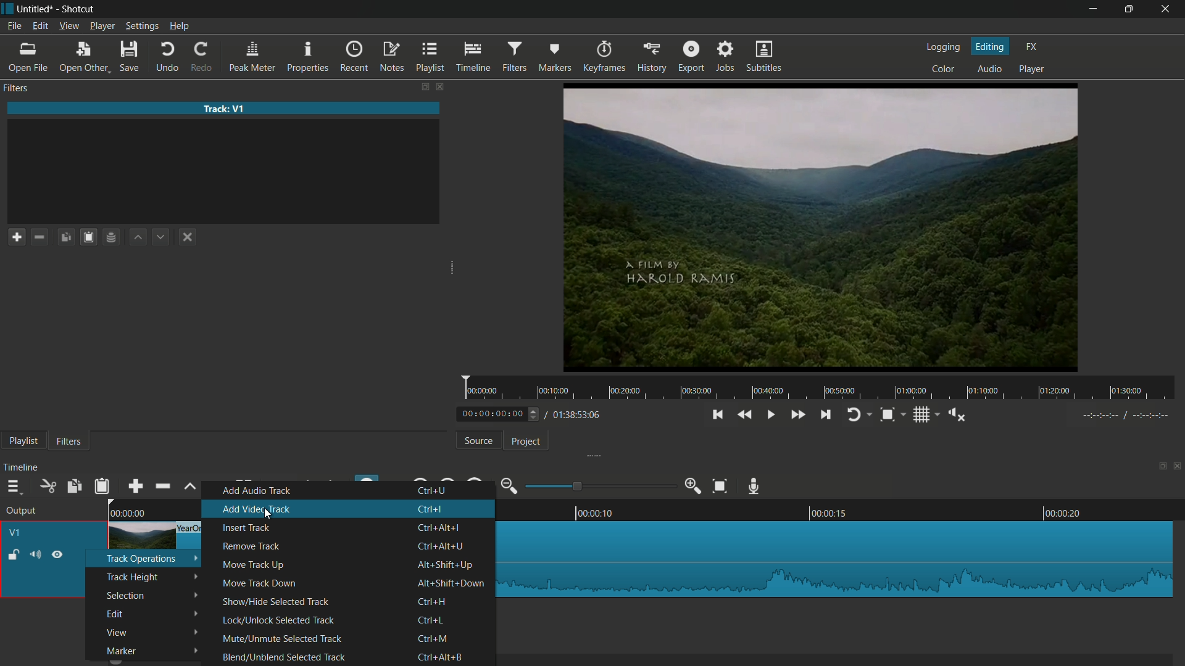  Describe the element at coordinates (355, 57) in the screenshot. I see `recent` at that location.